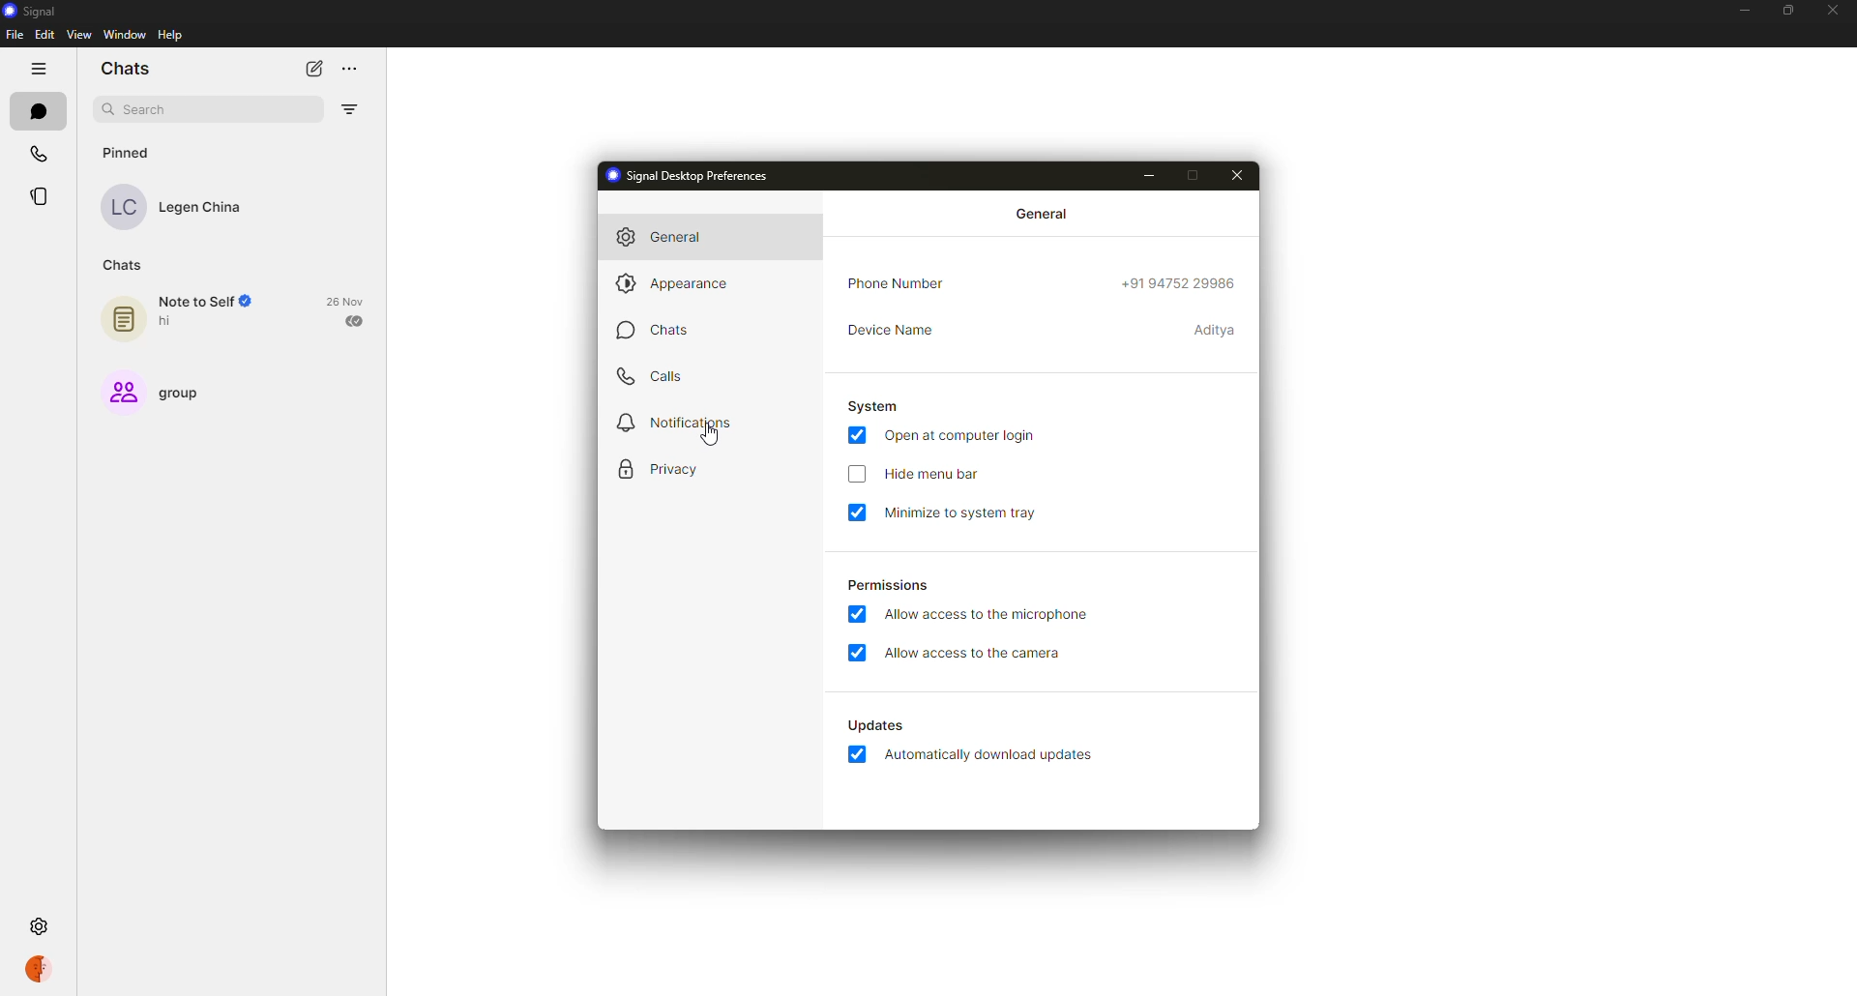 This screenshot has width=1857, height=996. What do you see at coordinates (856, 653) in the screenshot?
I see `enabled` at bounding box center [856, 653].